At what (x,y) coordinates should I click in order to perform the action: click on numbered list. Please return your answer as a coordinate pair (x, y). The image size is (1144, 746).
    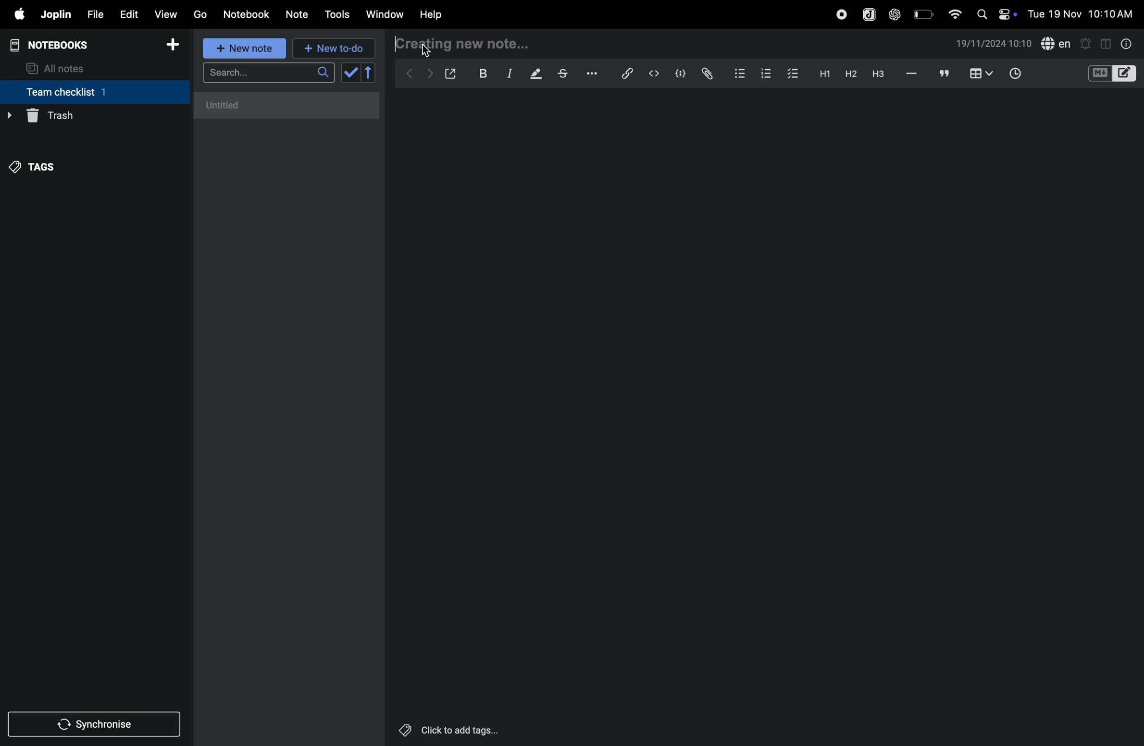
    Looking at the image, I should click on (764, 72).